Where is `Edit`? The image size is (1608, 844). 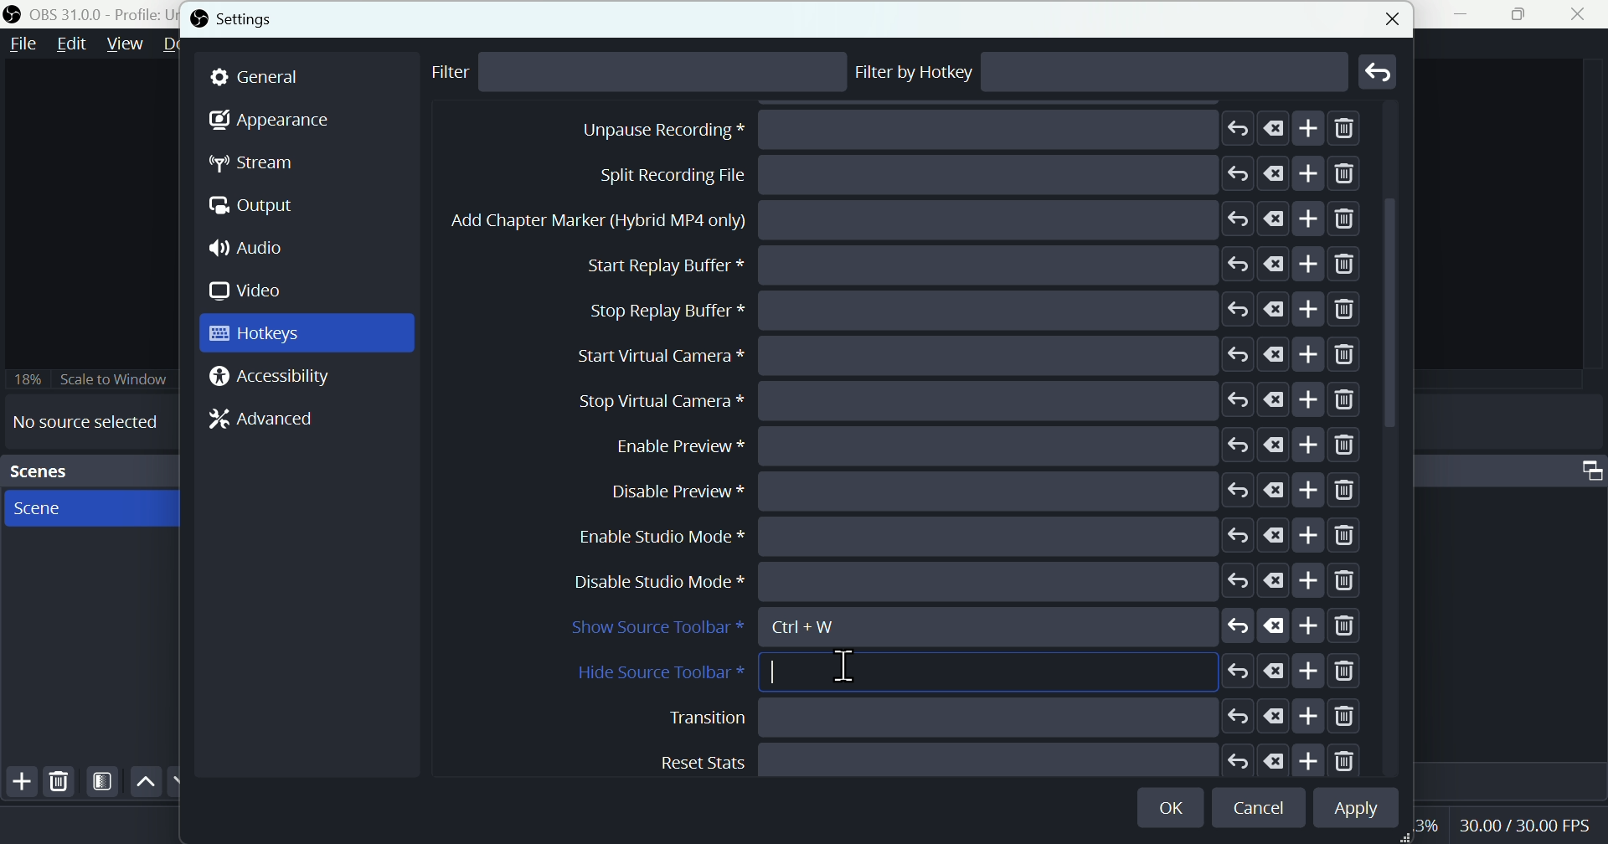 Edit is located at coordinates (71, 47).